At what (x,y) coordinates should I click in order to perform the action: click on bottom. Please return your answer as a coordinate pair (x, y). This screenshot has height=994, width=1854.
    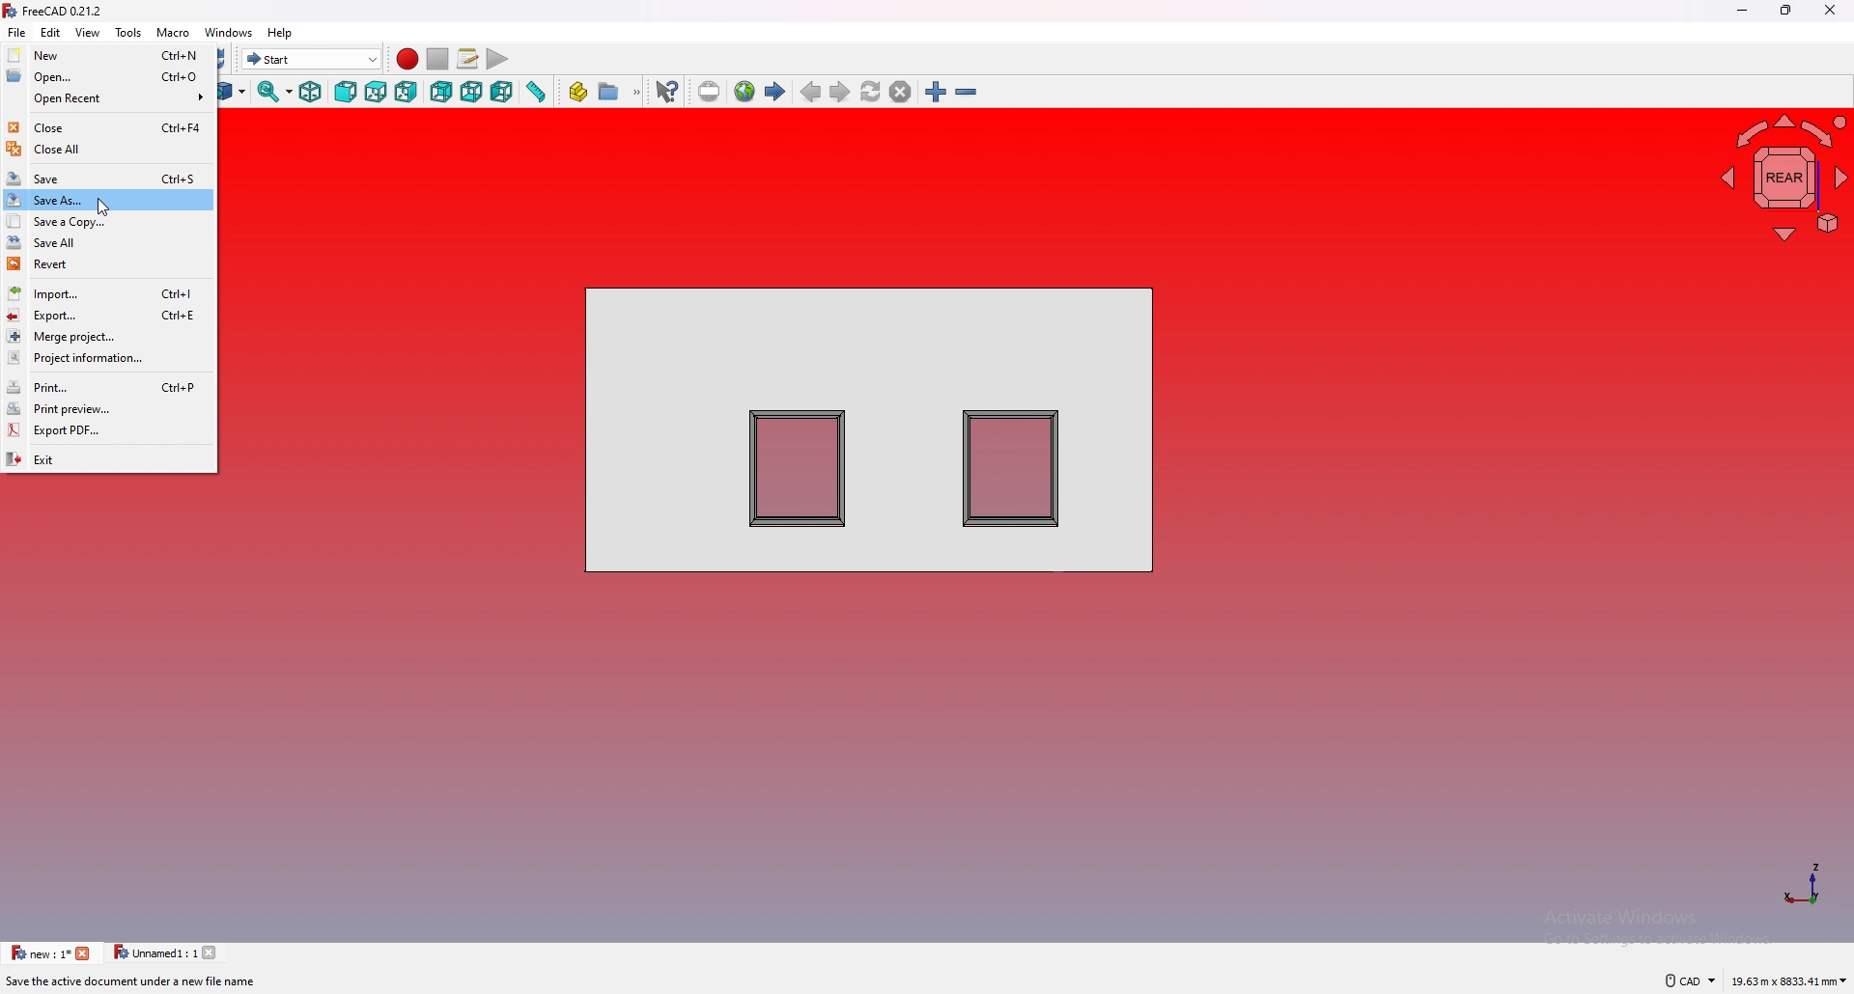
    Looking at the image, I should click on (471, 93).